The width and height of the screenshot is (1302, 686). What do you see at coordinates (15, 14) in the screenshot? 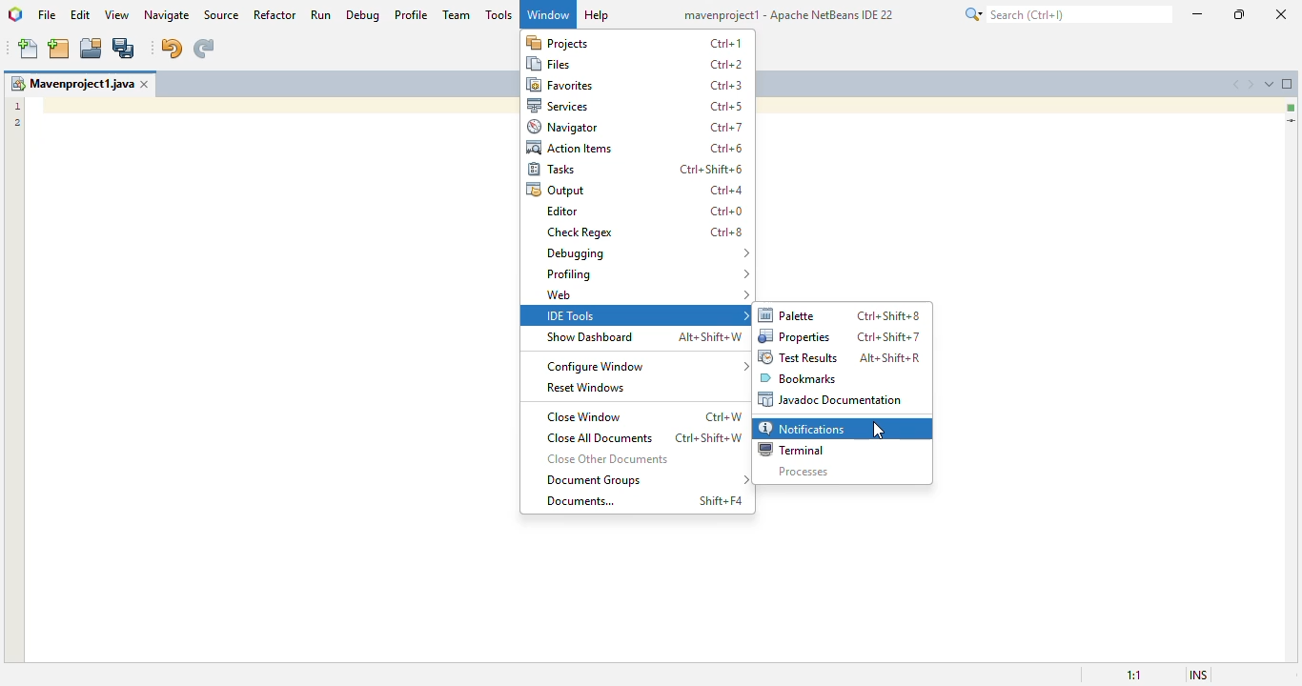
I see `logo` at bounding box center [15, 14].